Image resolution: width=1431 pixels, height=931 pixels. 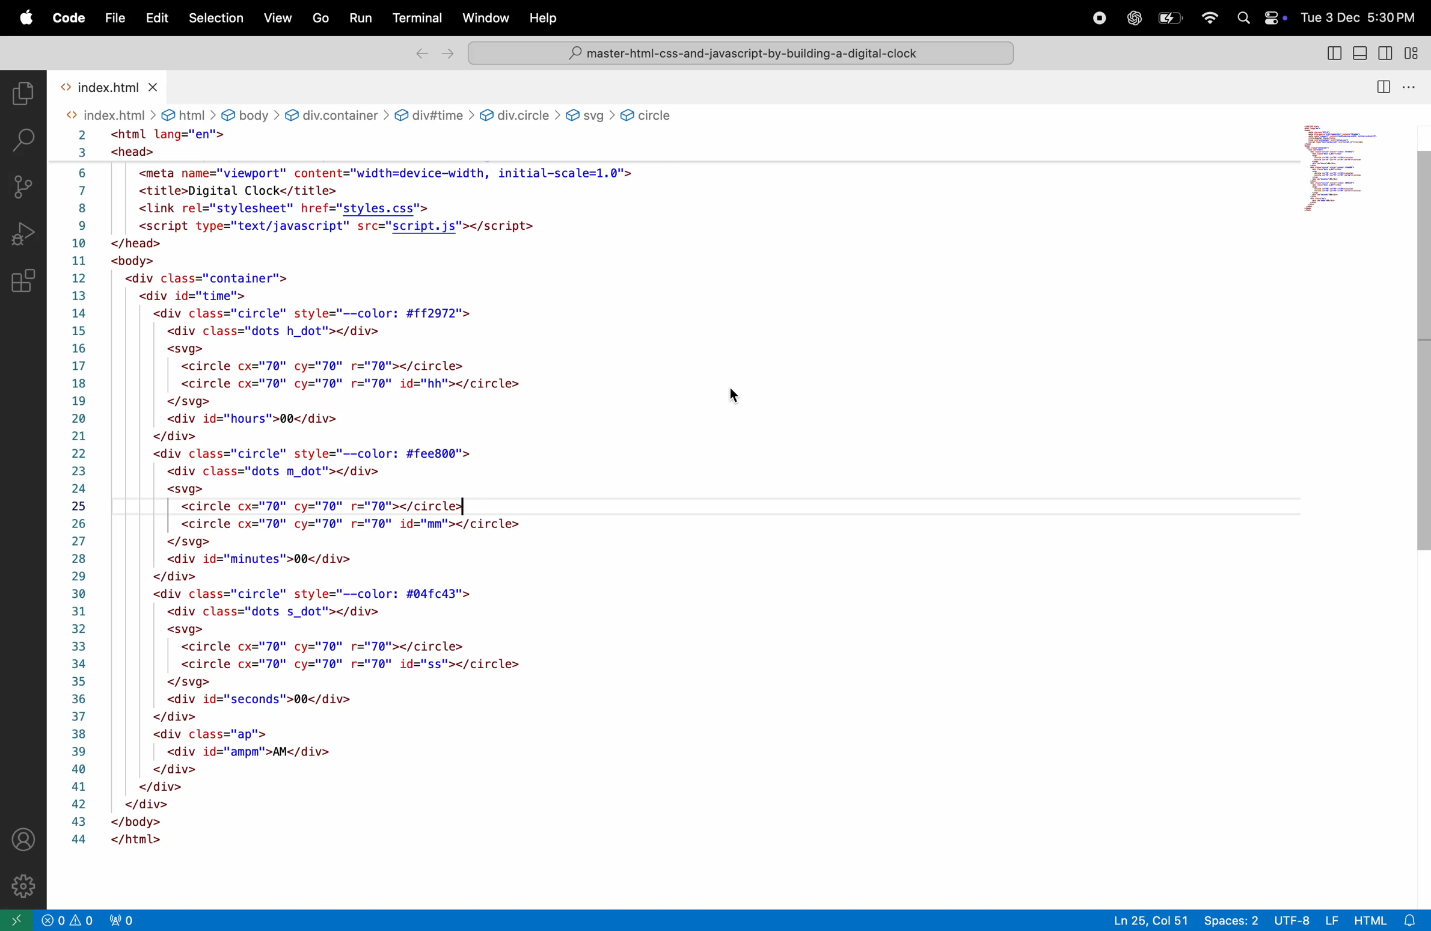 I want to click on waiting or second chord, so click(x=352, y=921).